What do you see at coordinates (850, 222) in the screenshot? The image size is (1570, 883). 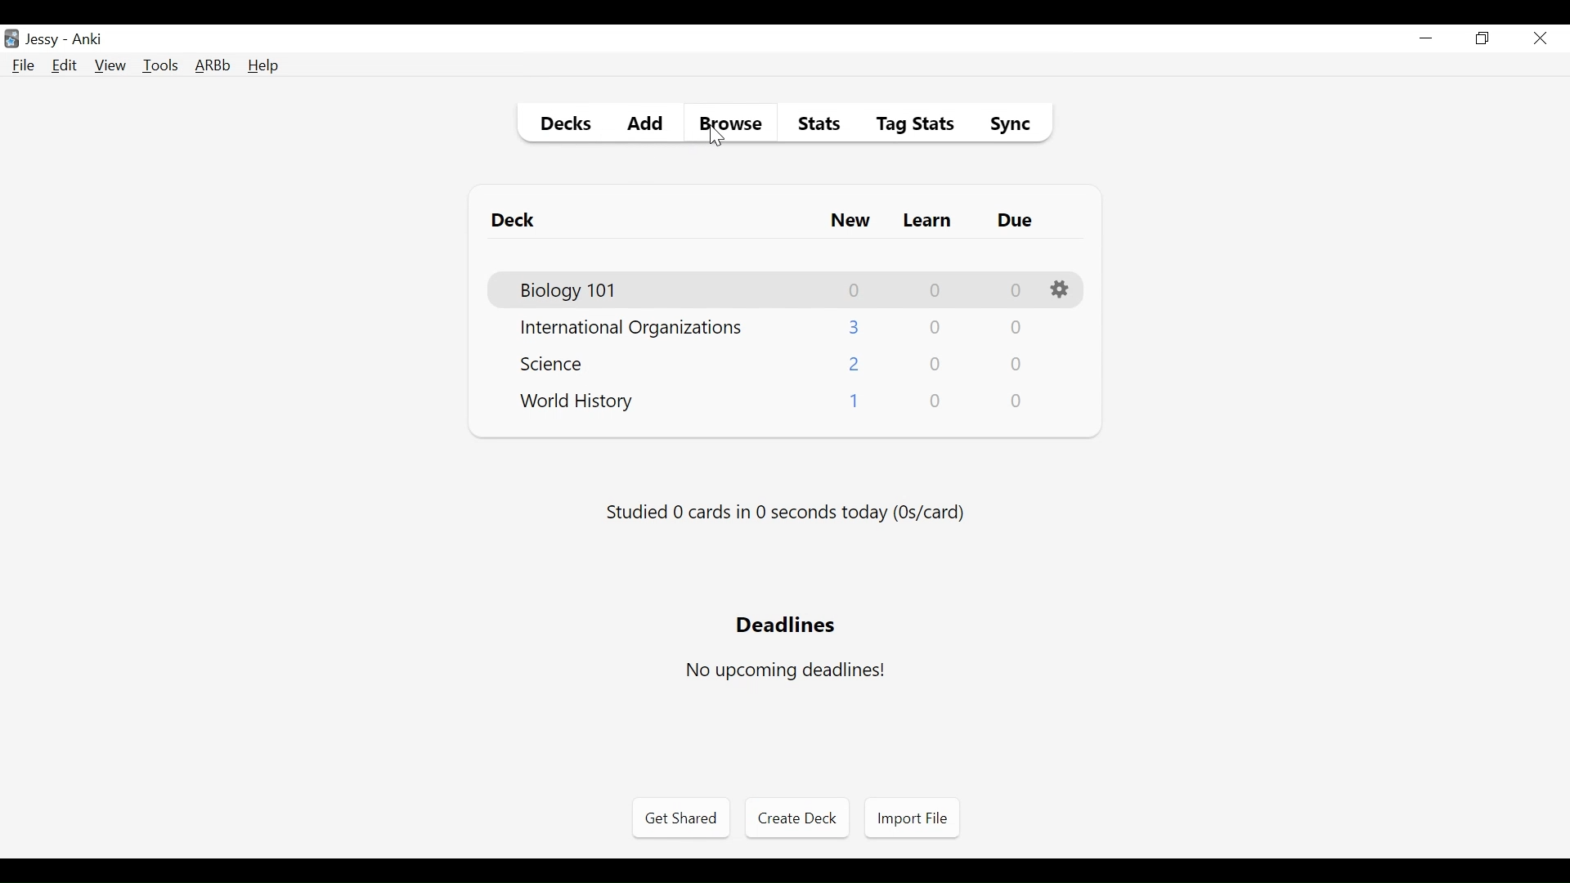 I see `New` at bounding box center [850, 222].